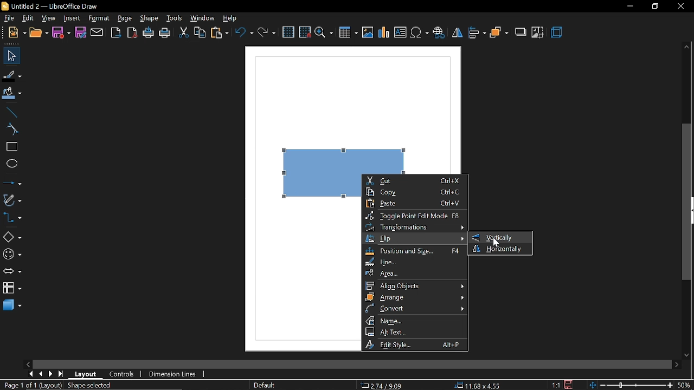  What do you see at coordinates (201, 33) in the screenshot?
I see `copy` at bounding box center [201, 33].